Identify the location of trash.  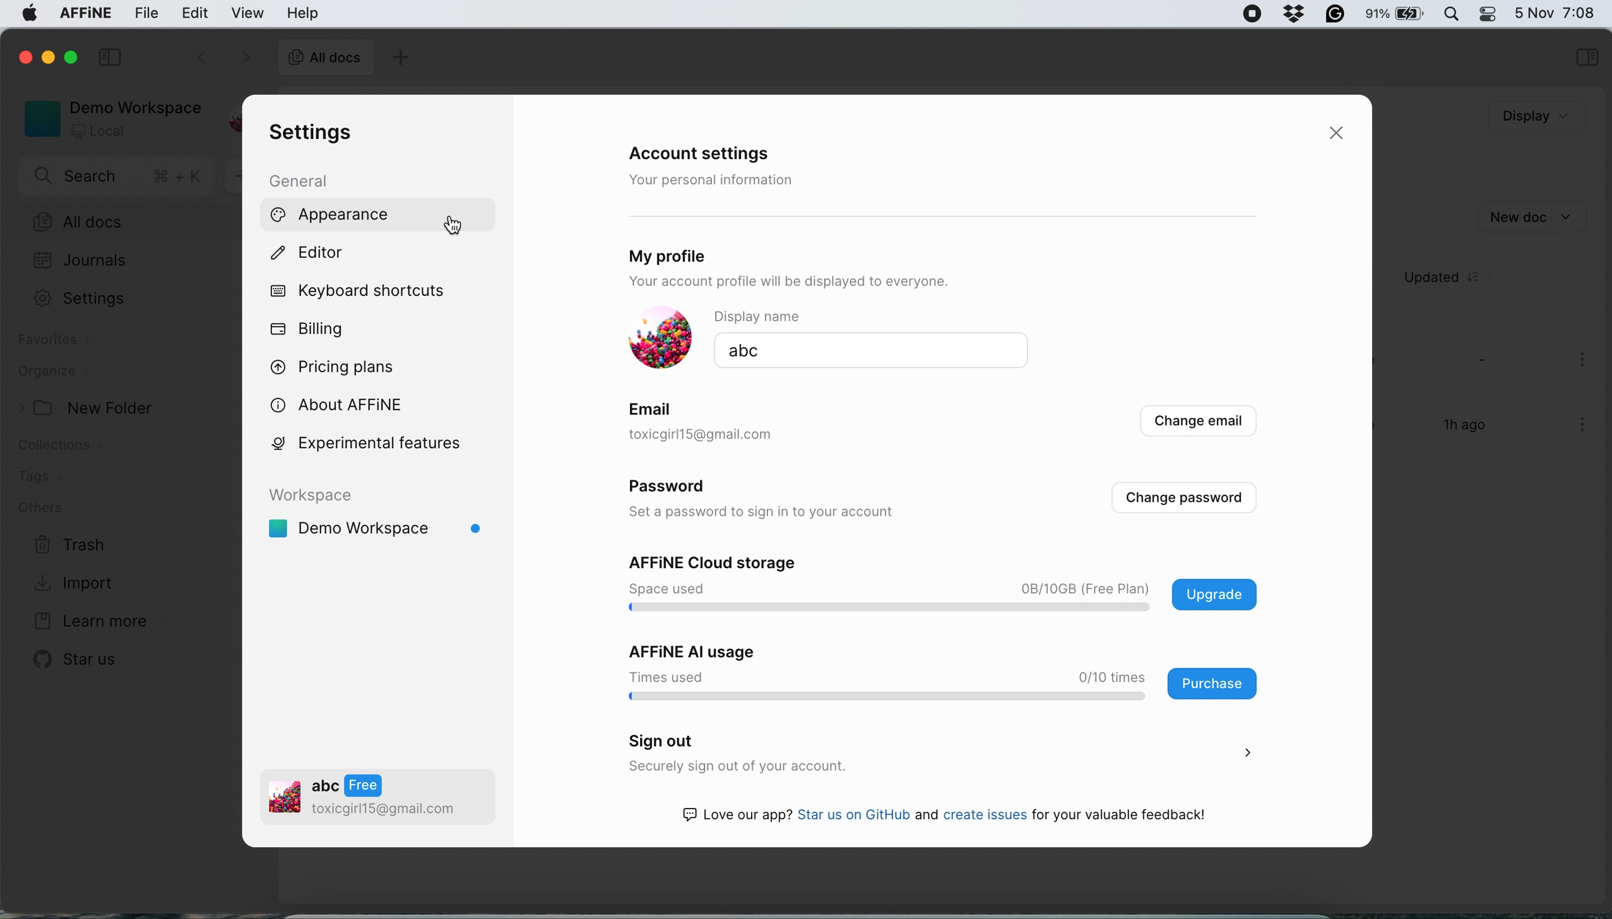
(73, 547).